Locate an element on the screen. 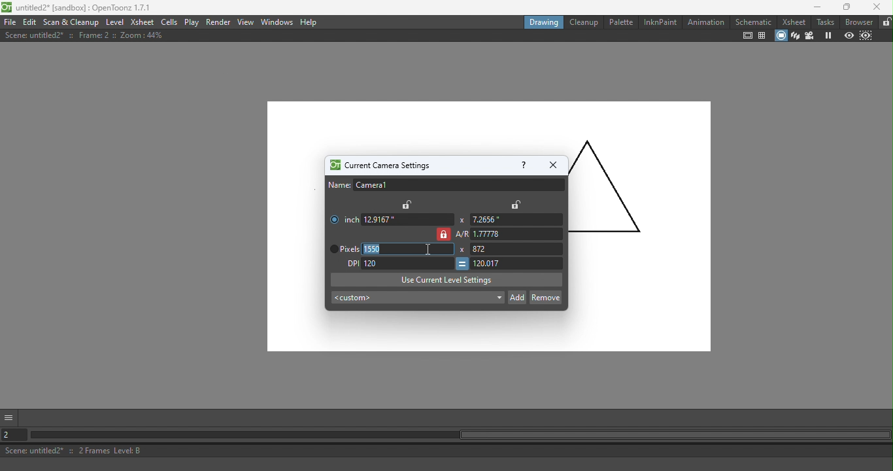  Enter dimension is located at coordinates (514, 220).